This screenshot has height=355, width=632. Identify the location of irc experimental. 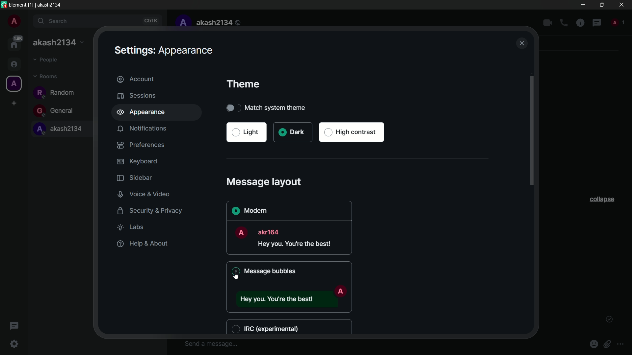
(268, 328).